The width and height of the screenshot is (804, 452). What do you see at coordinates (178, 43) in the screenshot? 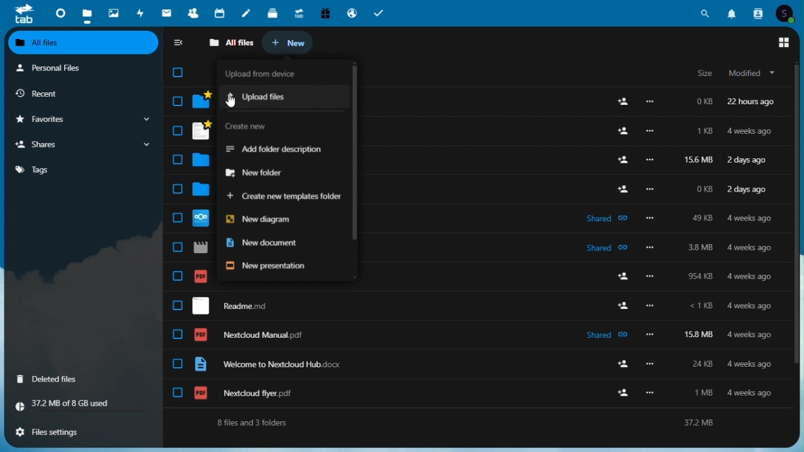
I see `Collapse side bar` at bounding box center [178, 43].